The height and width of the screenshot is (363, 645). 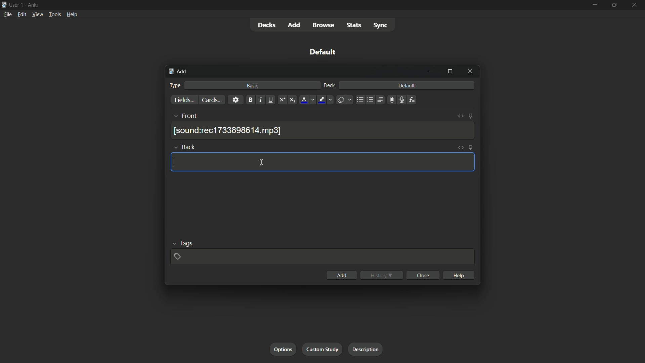 What do you see at coordinates (55, 15) in the screenshot?
I see `tools menu` at bounding box center [55, 15].